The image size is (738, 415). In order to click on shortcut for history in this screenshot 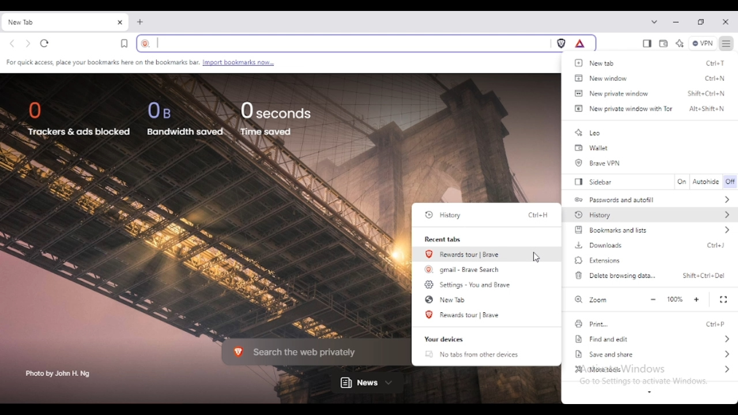, I will do `click(538, 215)`.